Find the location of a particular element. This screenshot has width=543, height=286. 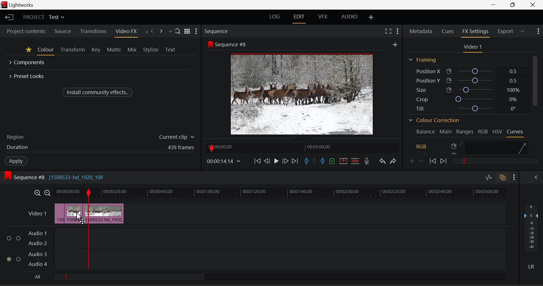

Show Audio Mix is located at coordinates (536, 178).